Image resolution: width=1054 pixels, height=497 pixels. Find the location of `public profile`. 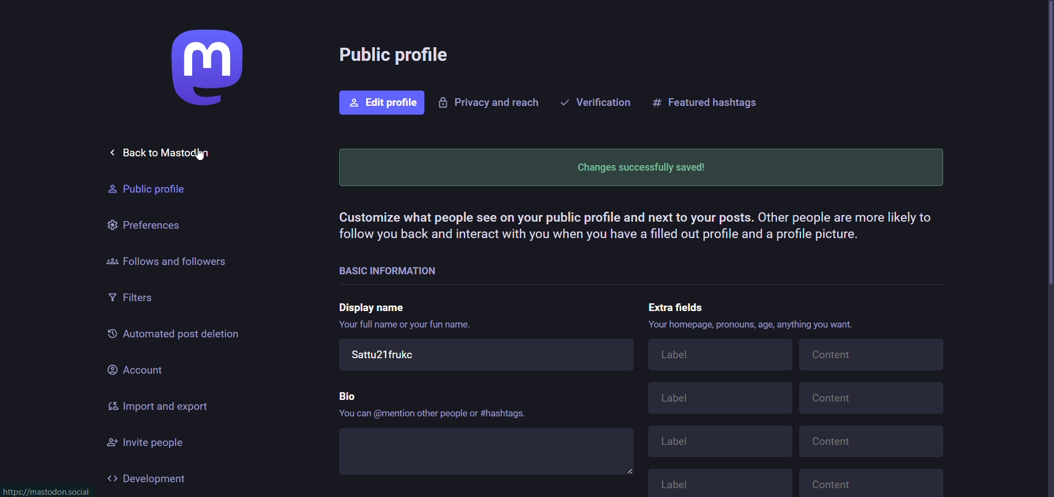

public profile is located at coordinates (397, 57).